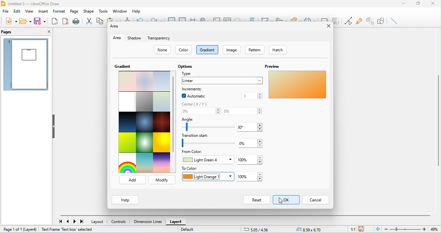  What do you see at coordinates (4, 3) in the screenshot?
I see `libre office draw logo` at bounding box center [4, 3].